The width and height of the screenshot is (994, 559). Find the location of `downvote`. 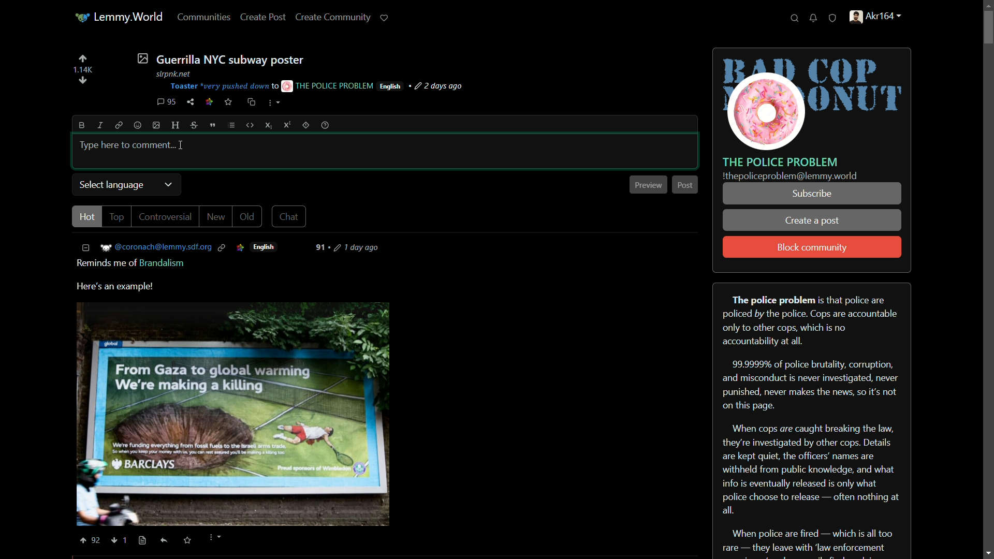

downvote is located at coordinates (120, 540).